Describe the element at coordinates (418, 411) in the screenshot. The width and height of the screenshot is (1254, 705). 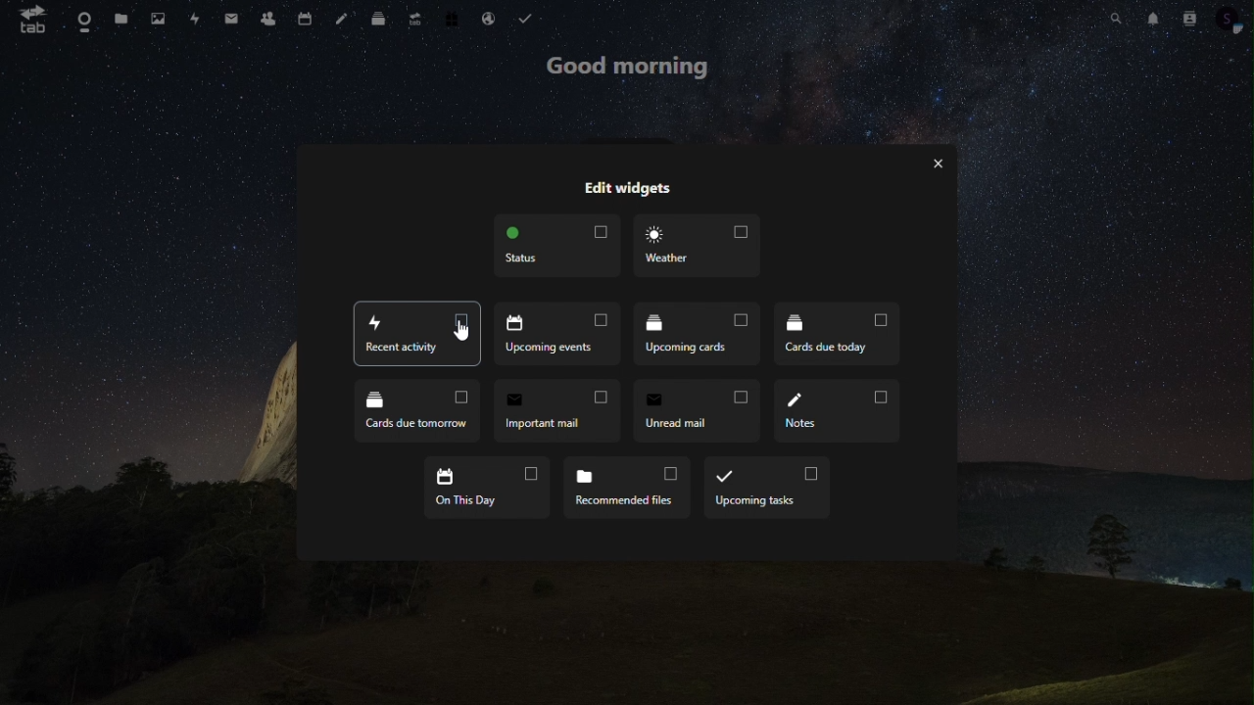
I see `cards due tomarrow` at that location.